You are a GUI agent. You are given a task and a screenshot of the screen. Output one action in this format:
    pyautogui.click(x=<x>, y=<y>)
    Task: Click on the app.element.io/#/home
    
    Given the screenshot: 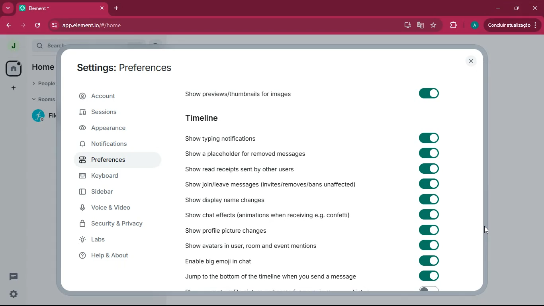 What is the action you would take?
    pyautogui.click(x=197, y=26)
    